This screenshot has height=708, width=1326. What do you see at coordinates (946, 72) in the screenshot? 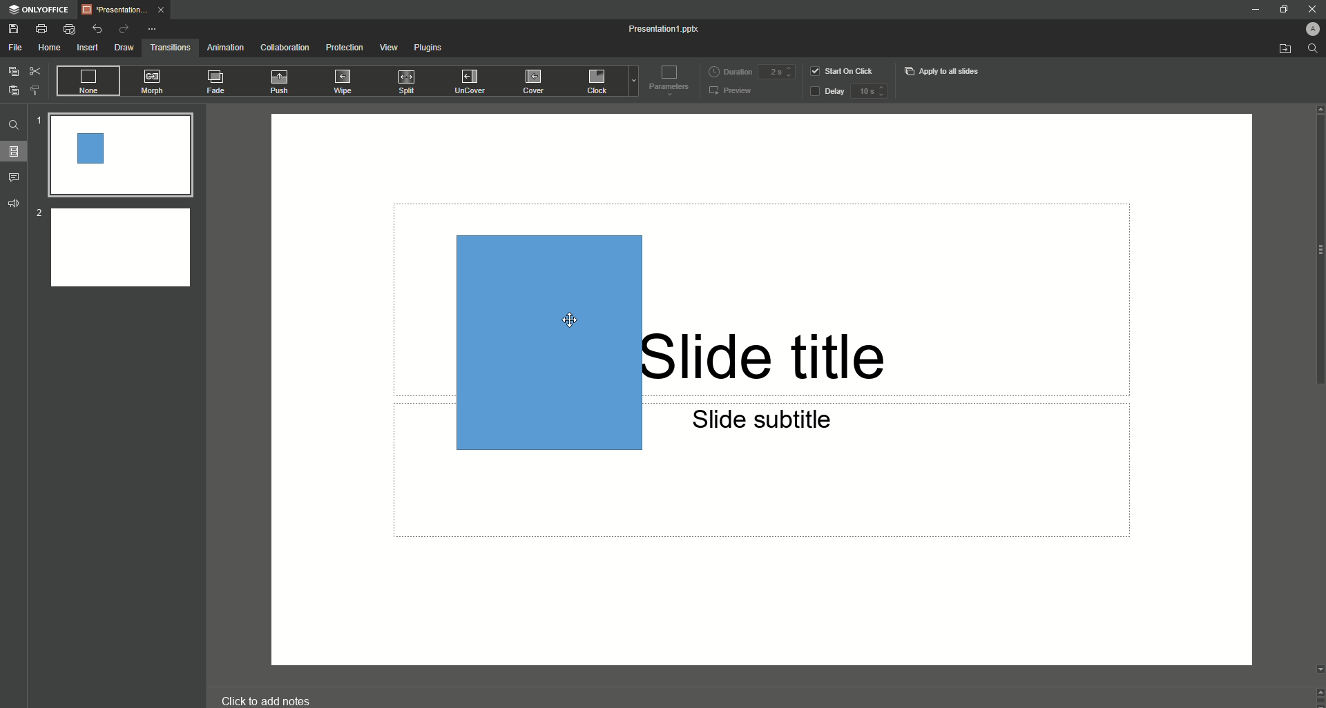
I see `Apply to all slides` at bounding box center [946, 72].